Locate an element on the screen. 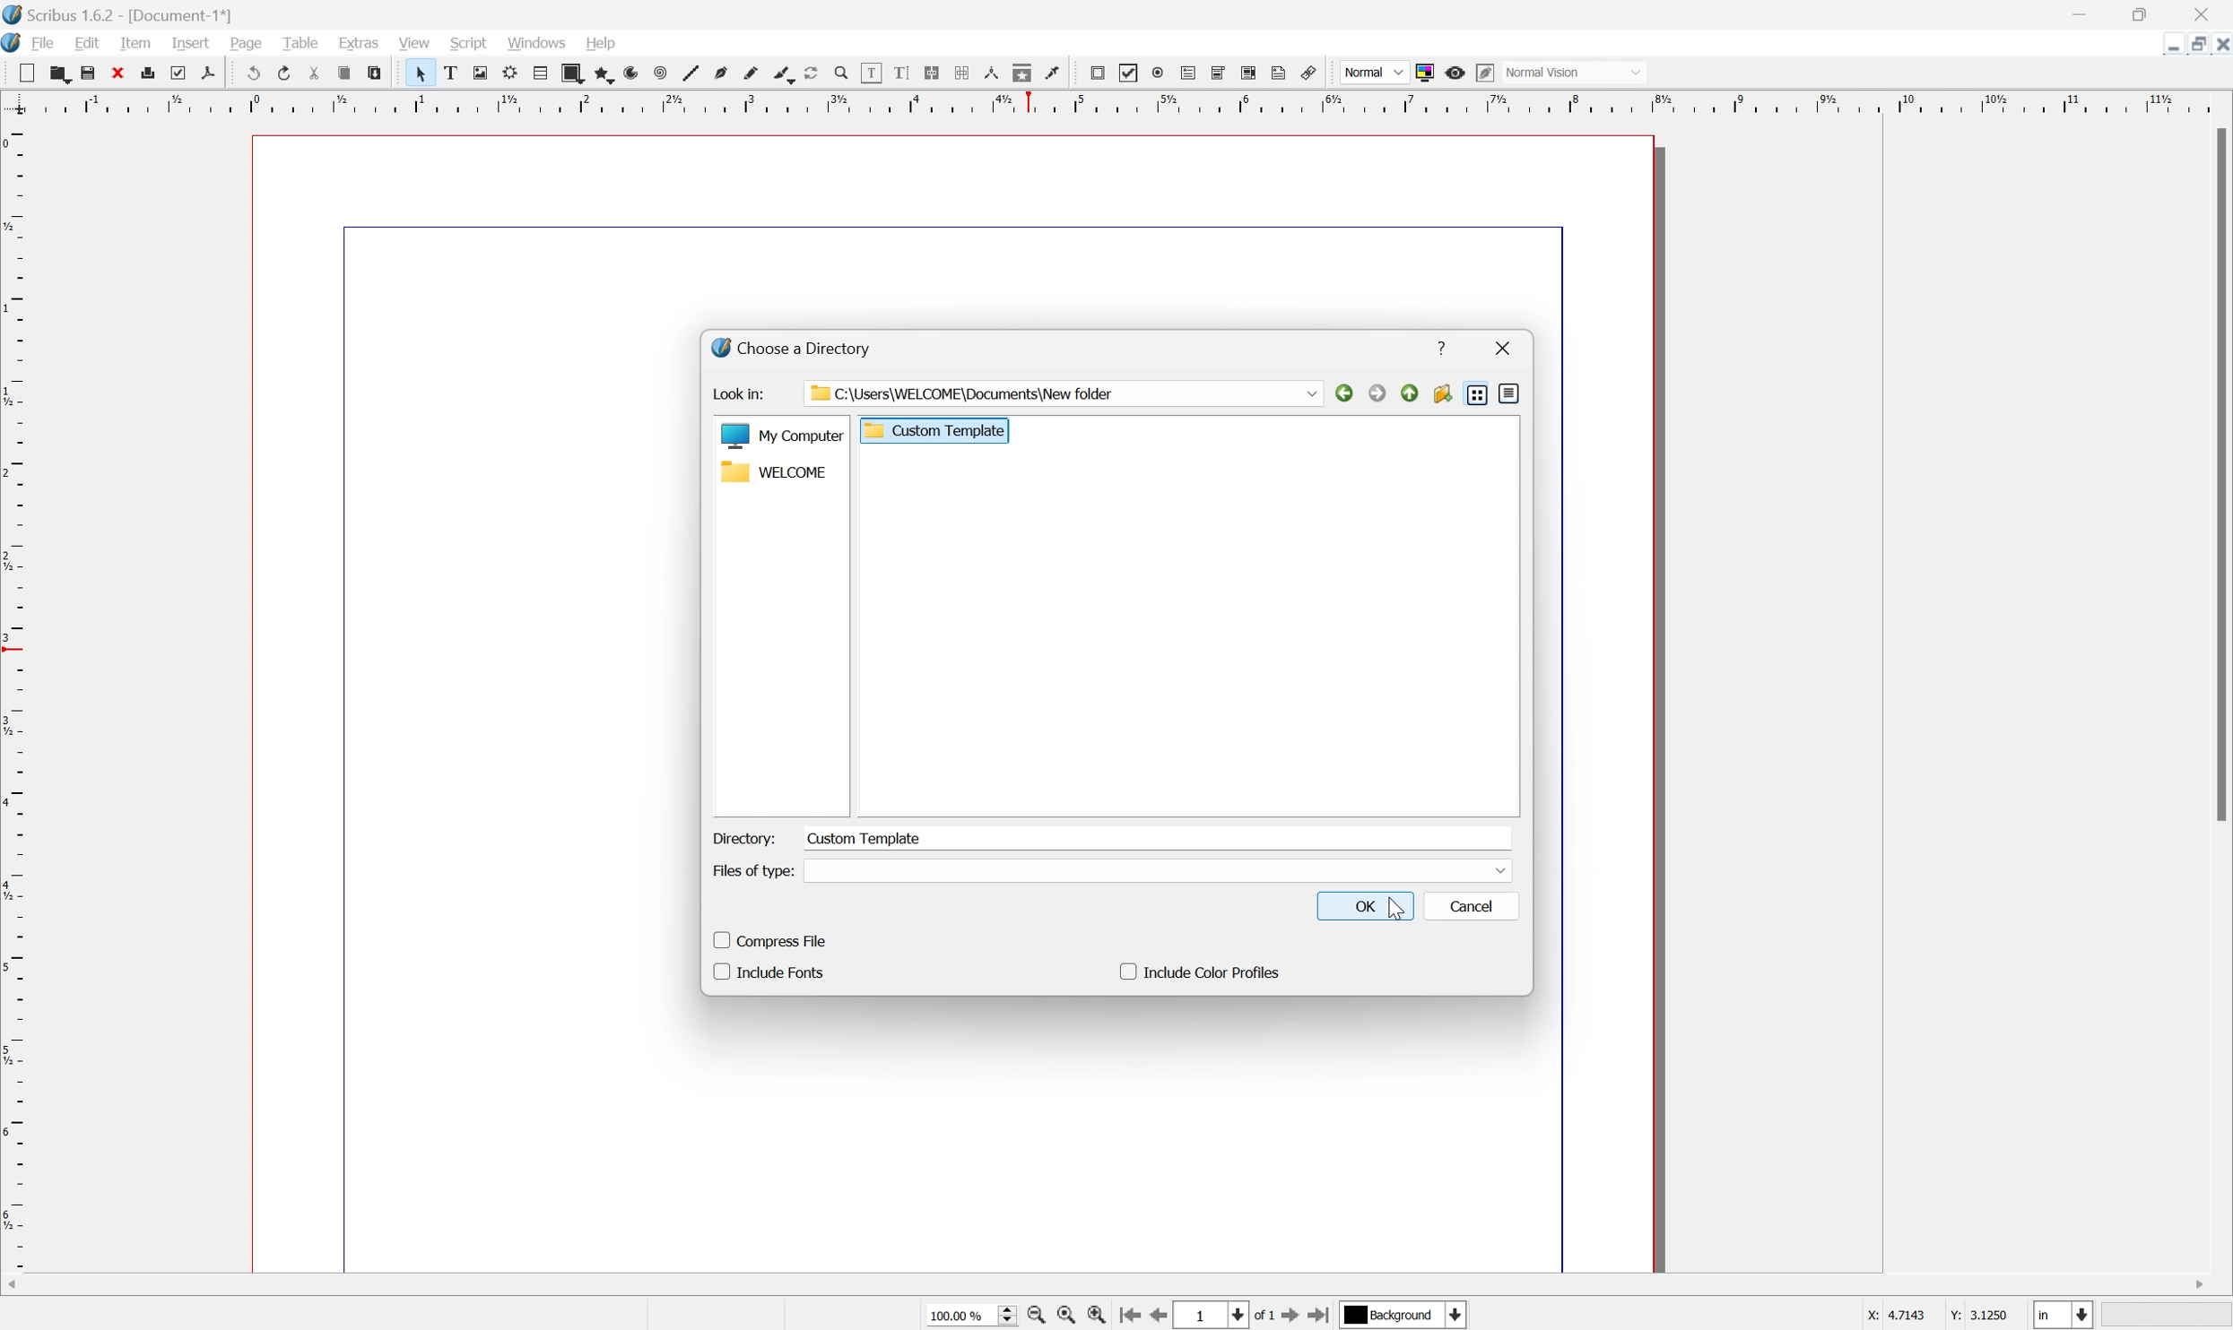  welcome is located at coordinates (772, 476).